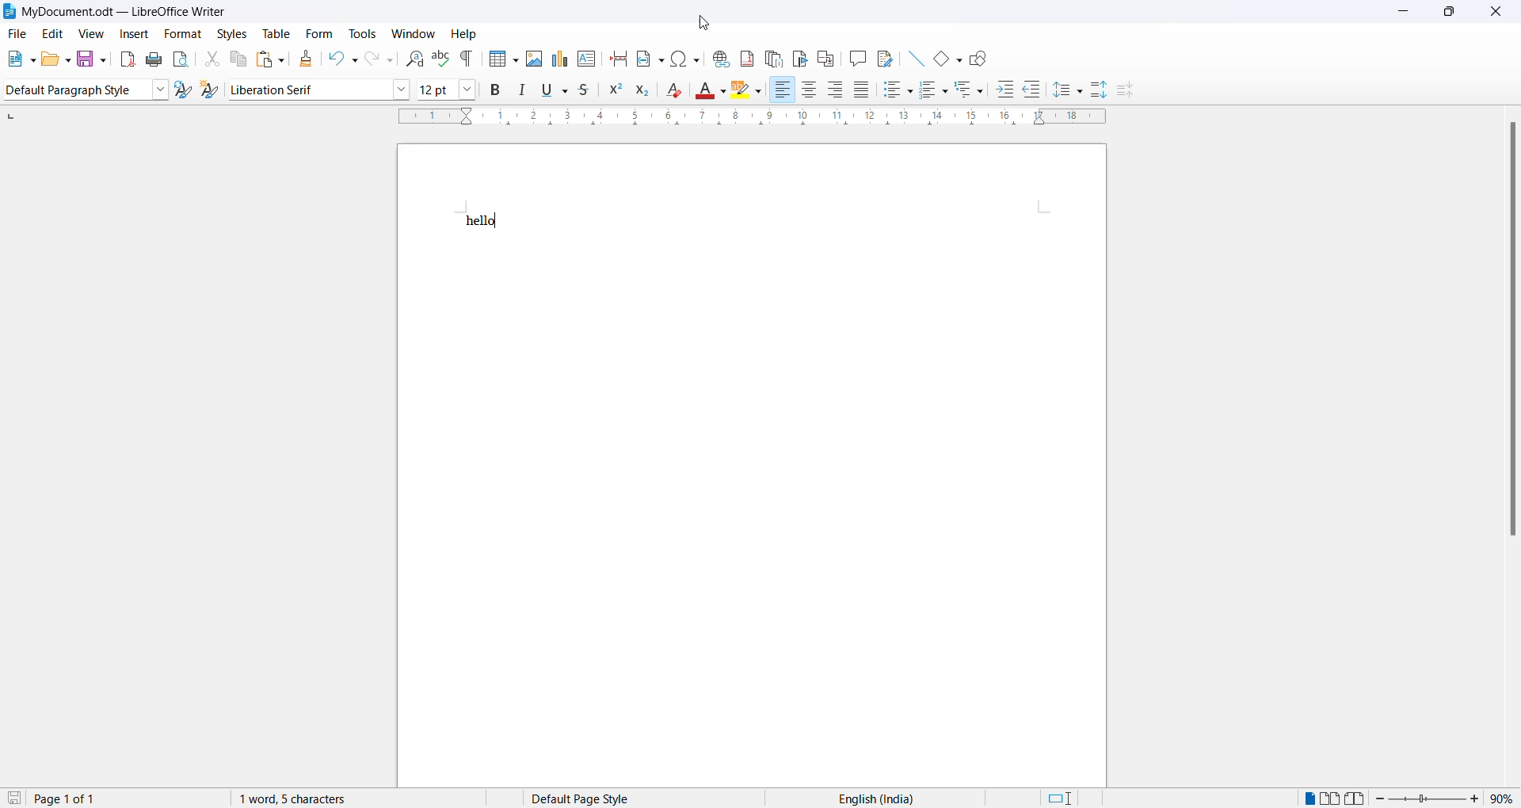 The image size is (1521, 808). I want to click on ruler, so click(752, 117).